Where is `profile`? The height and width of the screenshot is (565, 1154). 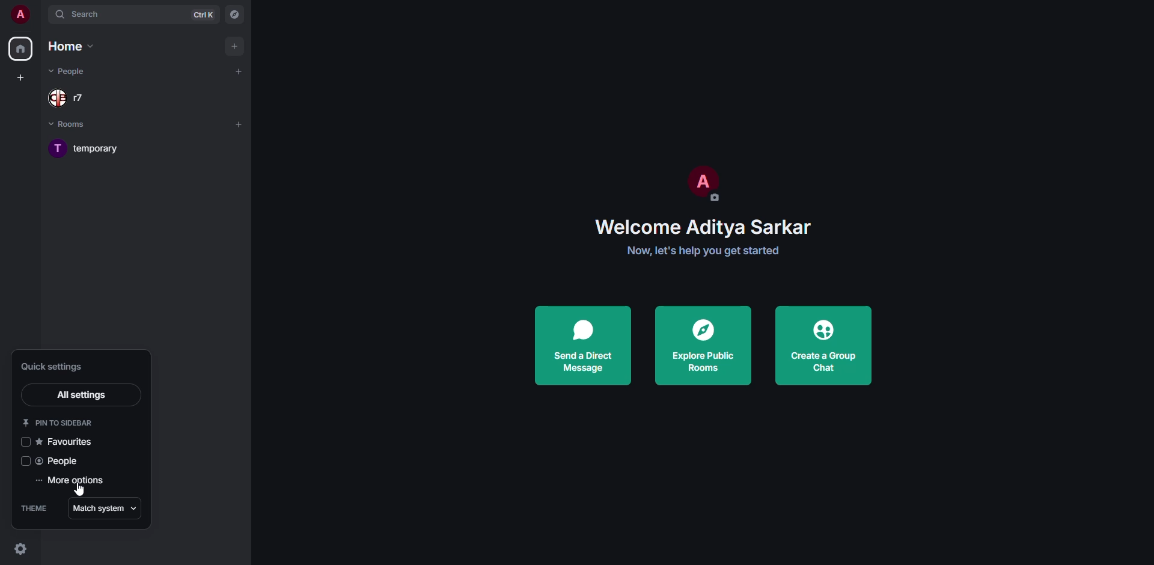
profile is located at coordinates (18, 14).